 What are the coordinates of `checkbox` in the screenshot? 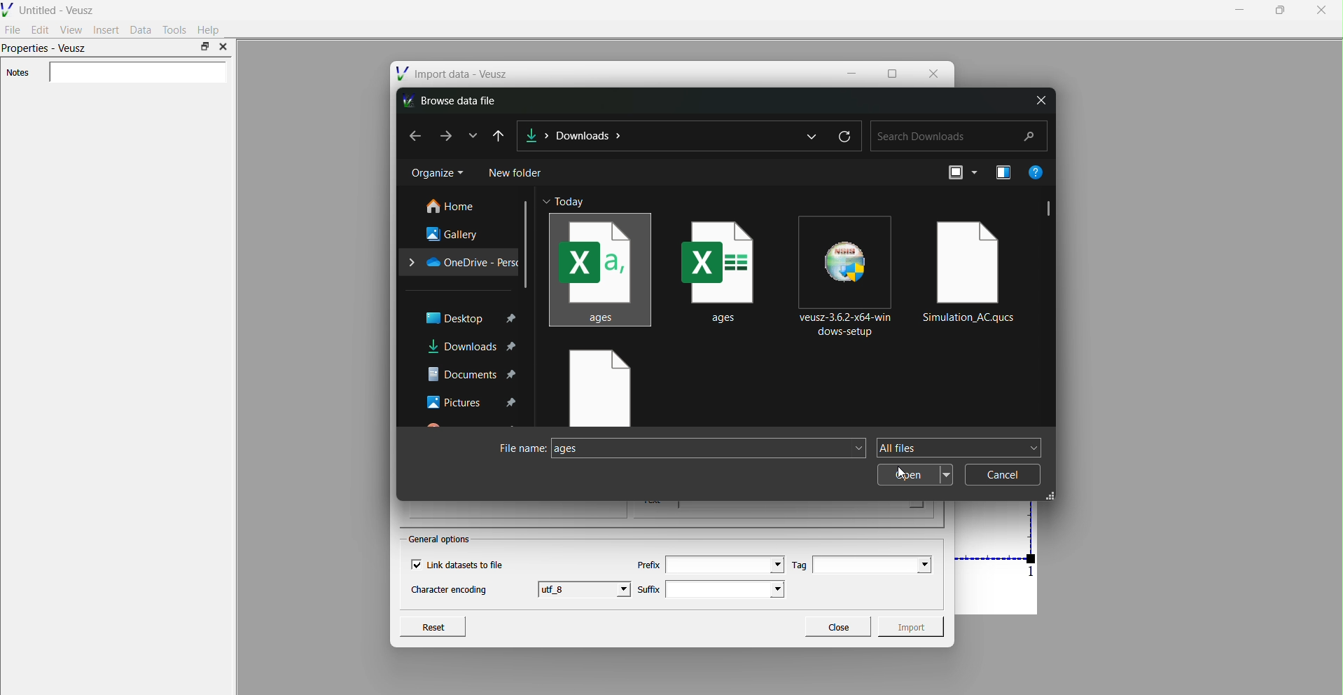 It's located at (415, 565).